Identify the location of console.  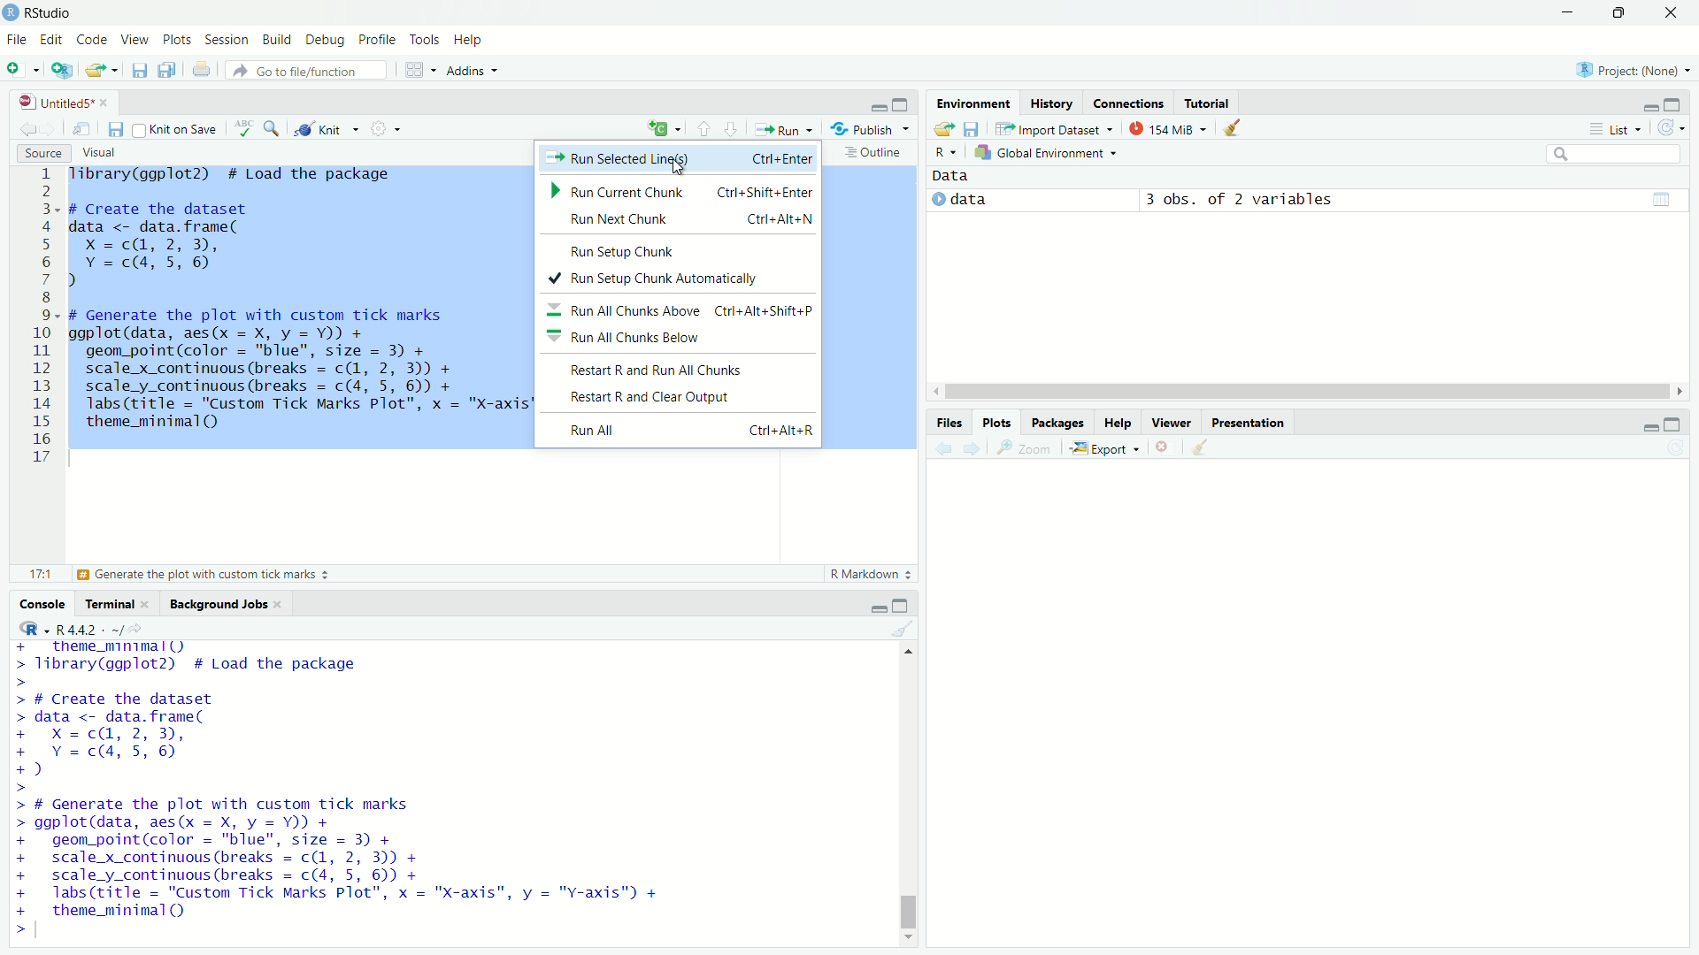
(37, 603).